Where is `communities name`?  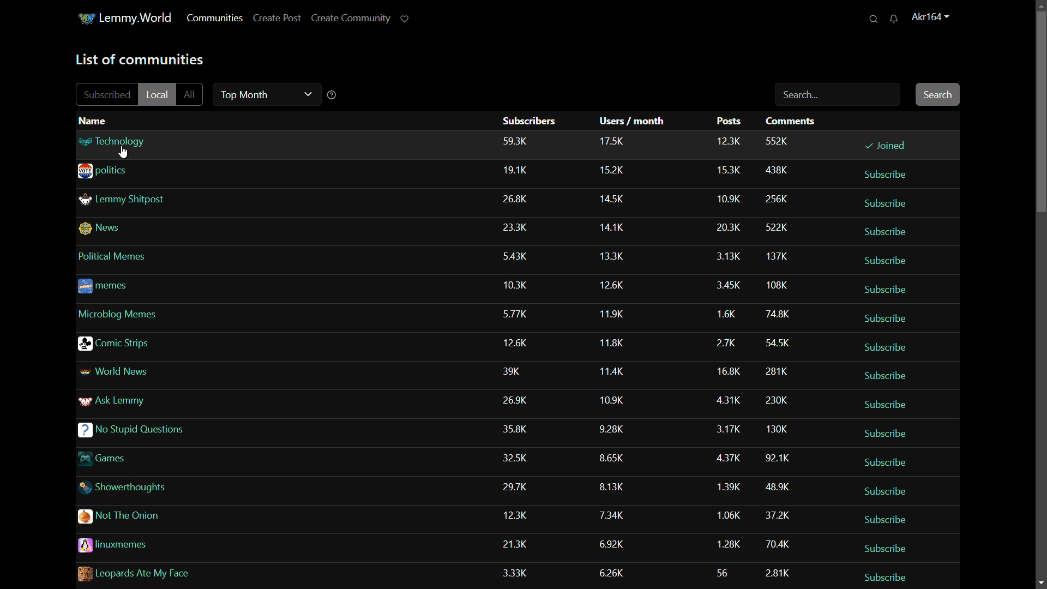 communities name is located at coordinates (139, 429).